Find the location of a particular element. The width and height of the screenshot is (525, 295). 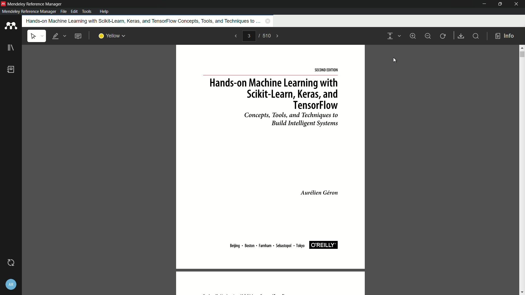

help menu is located at coordinates (104, 11).